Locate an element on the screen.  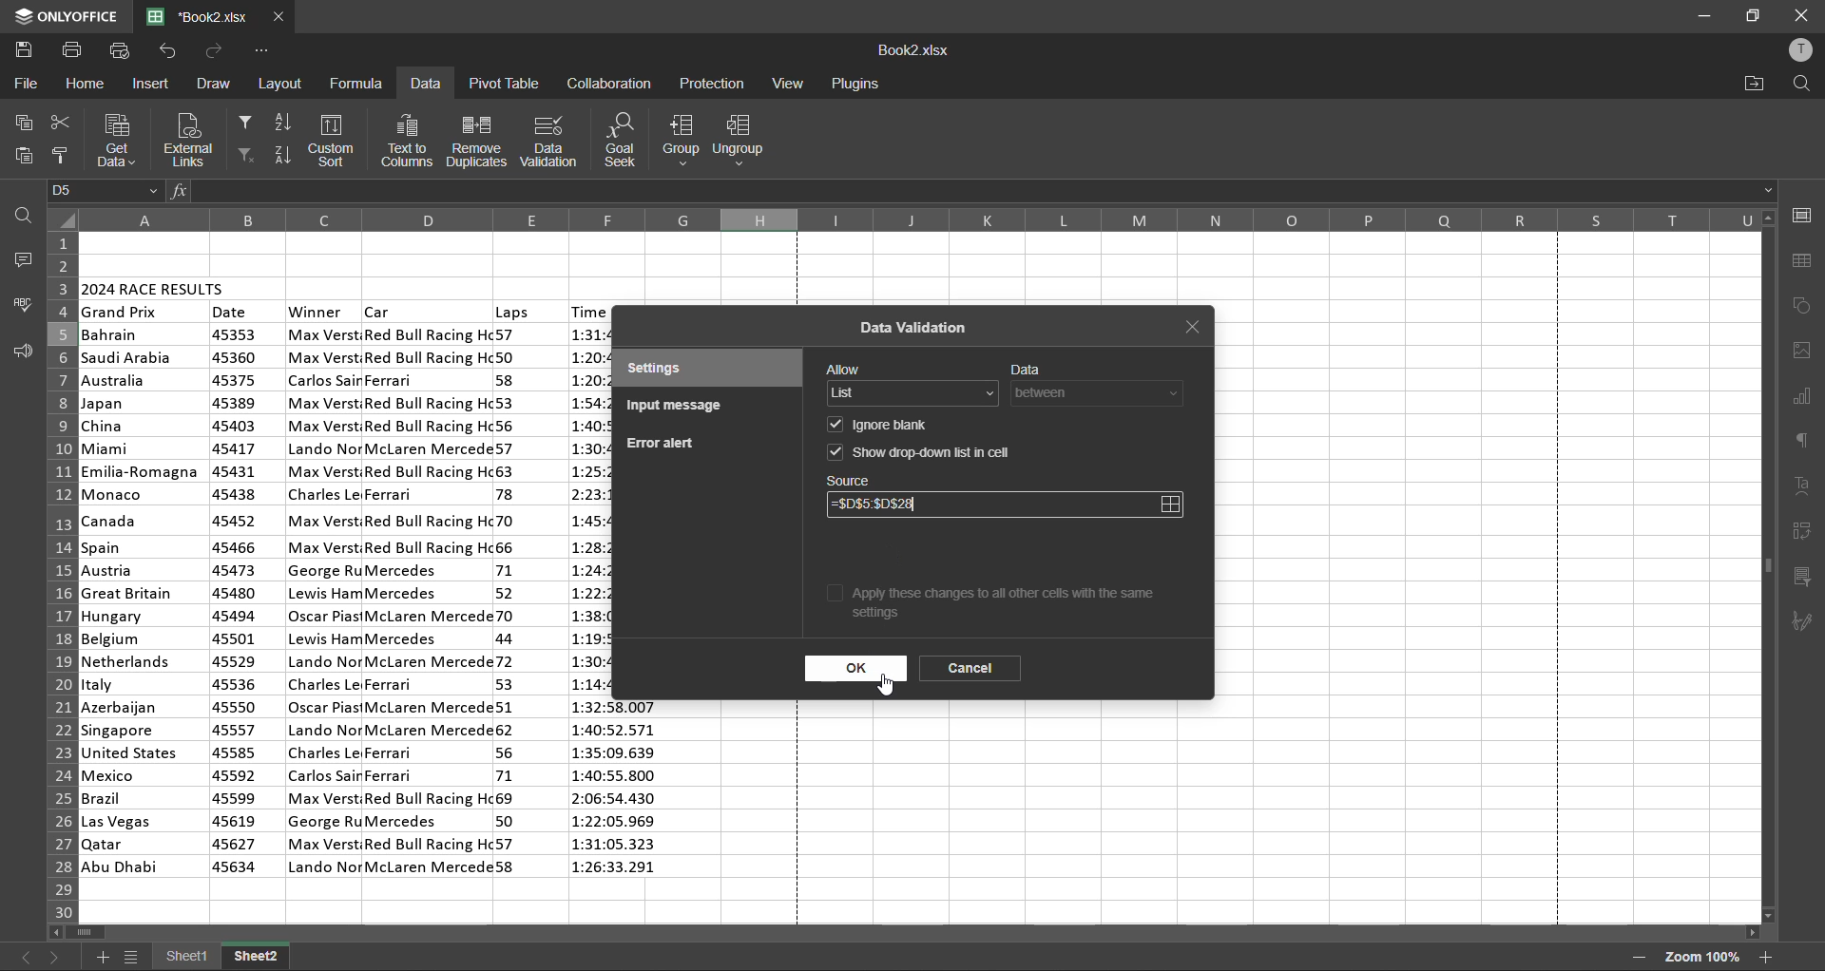
sort descending is located at coordinates (282, 152).